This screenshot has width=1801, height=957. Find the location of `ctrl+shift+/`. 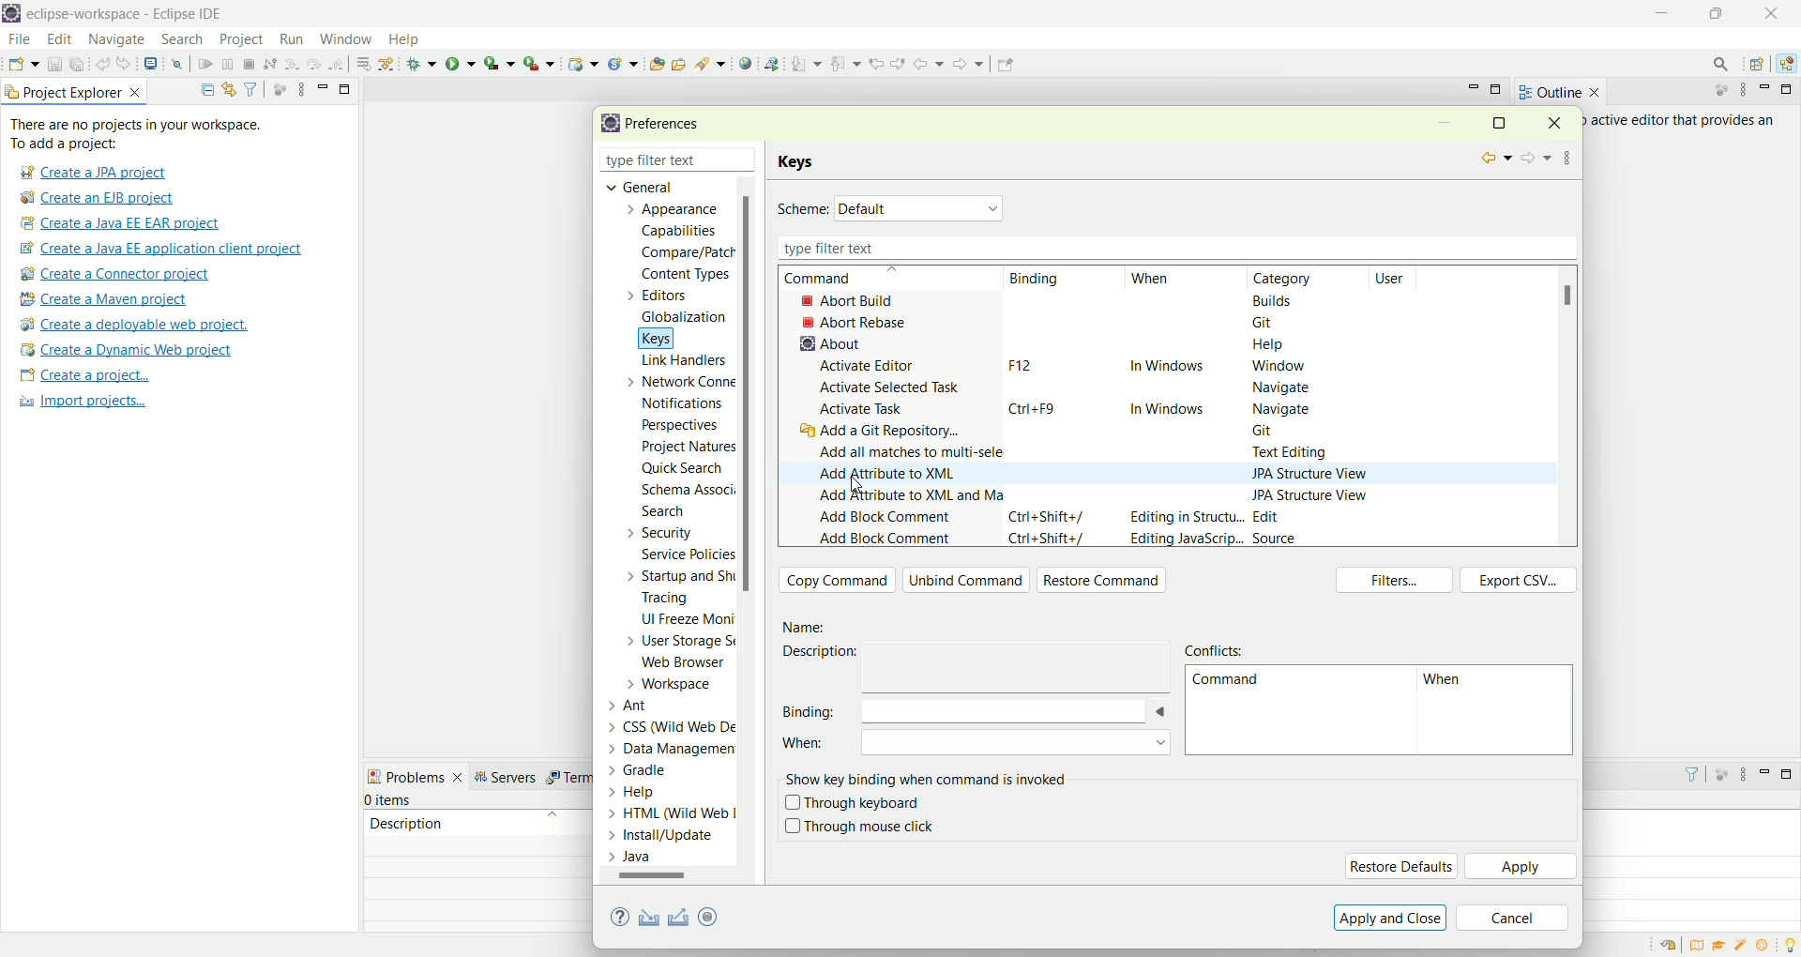

ctrl+shift+/ is located at coordinates (1048, 516).